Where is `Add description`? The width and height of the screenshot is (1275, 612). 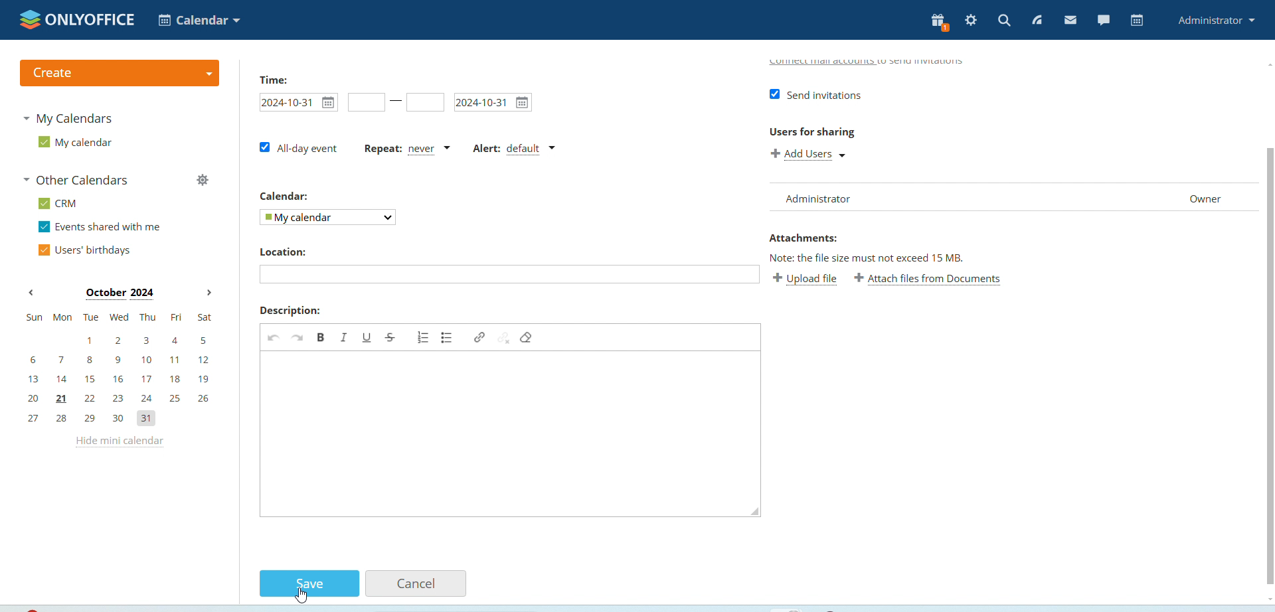
Add description is located at coordinates (511, 434).